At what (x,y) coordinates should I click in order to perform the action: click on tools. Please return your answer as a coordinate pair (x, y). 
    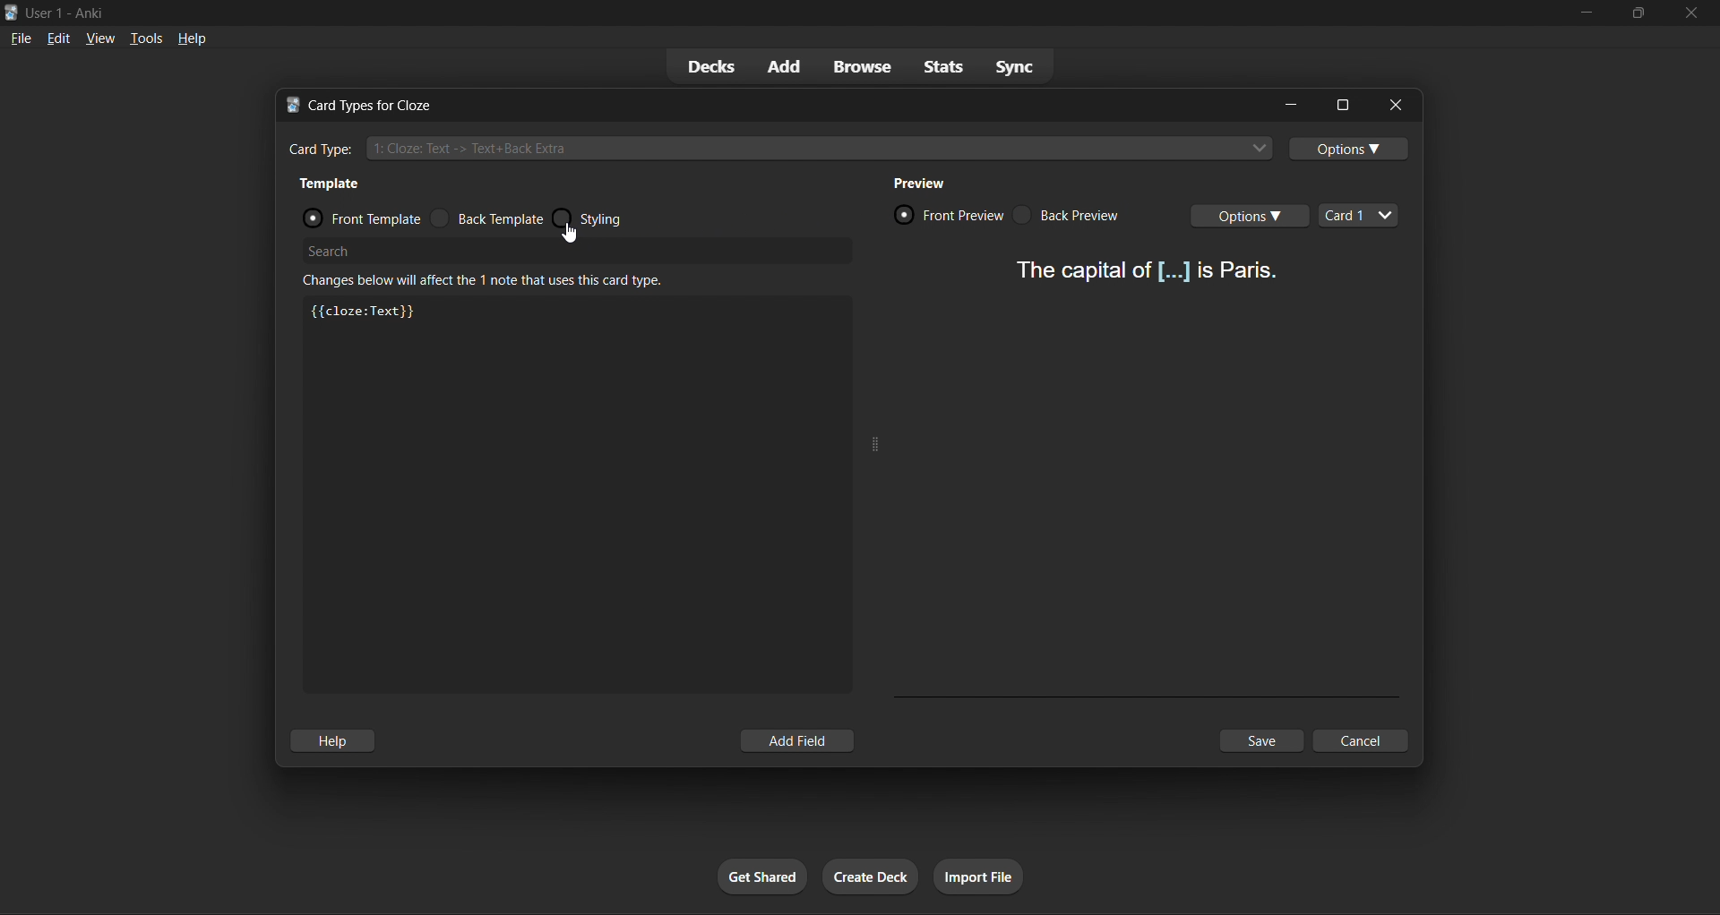
    Looking at the image, I should click on (145, 38).